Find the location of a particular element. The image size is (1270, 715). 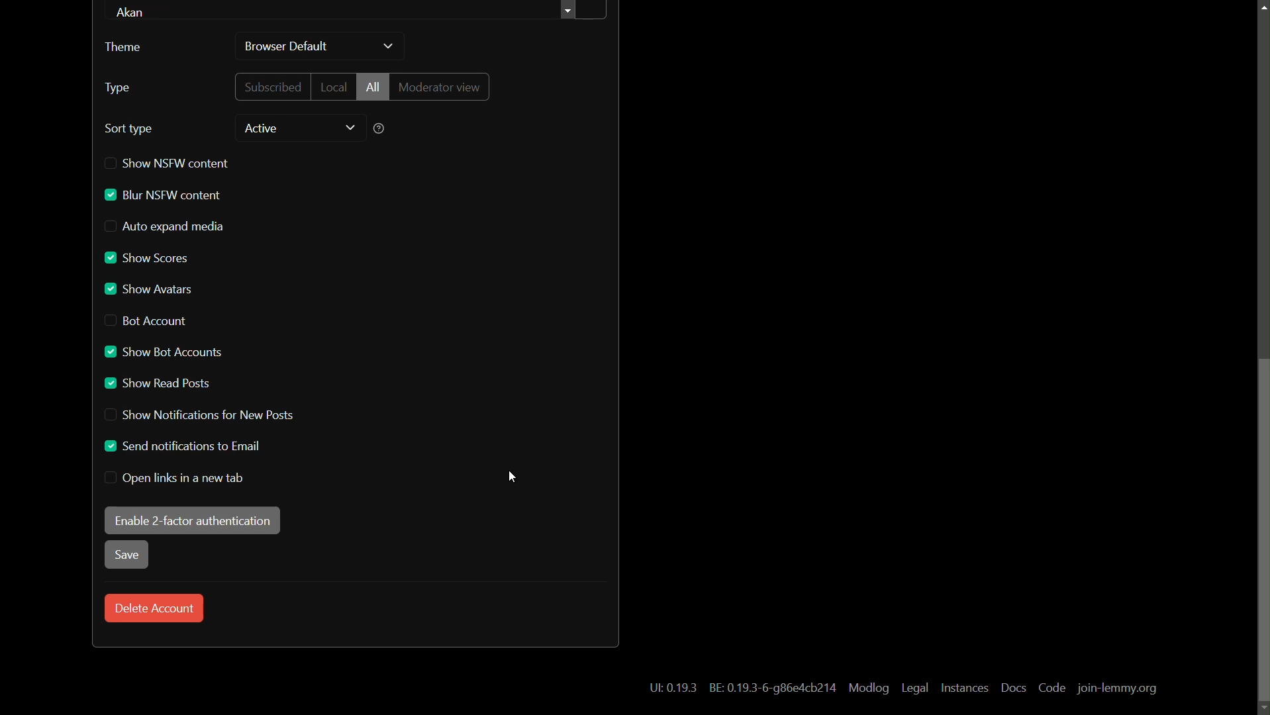

dropdown is located at coordinates (389, 47).